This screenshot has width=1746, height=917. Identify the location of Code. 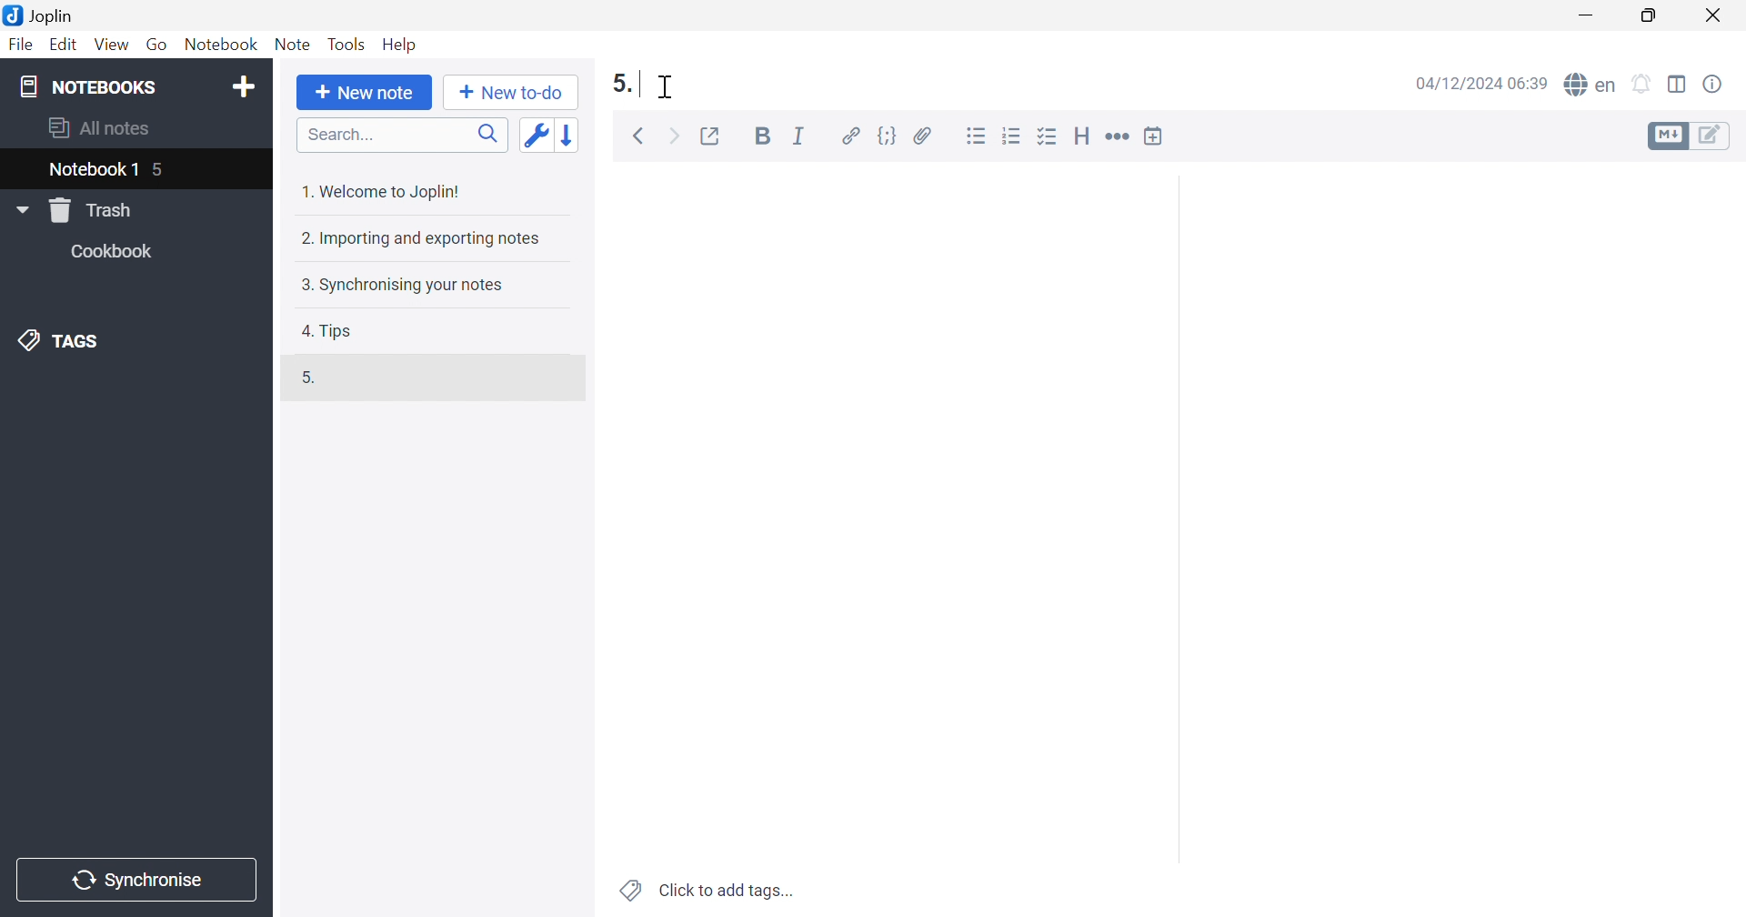
(888, 135).